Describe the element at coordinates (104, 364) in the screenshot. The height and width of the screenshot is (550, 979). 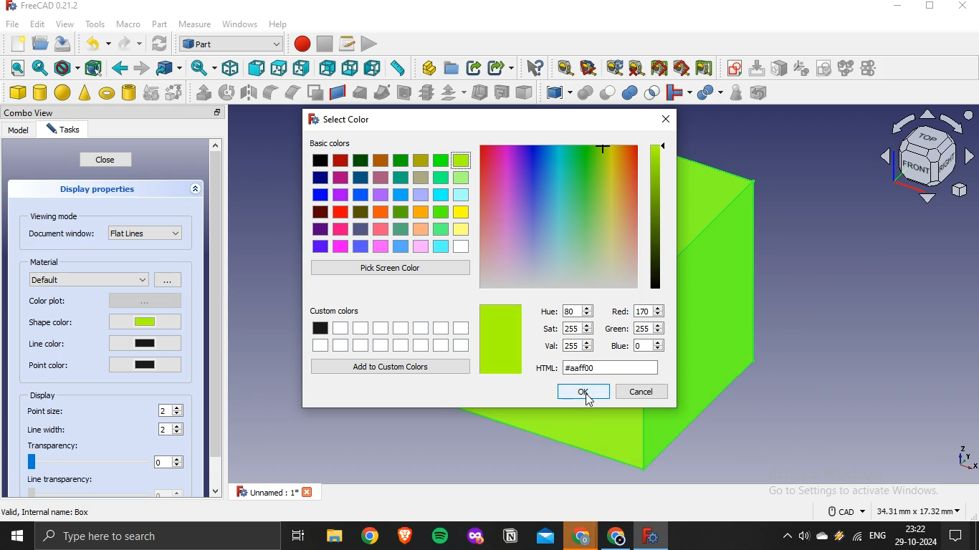
I see `point color` at that location.